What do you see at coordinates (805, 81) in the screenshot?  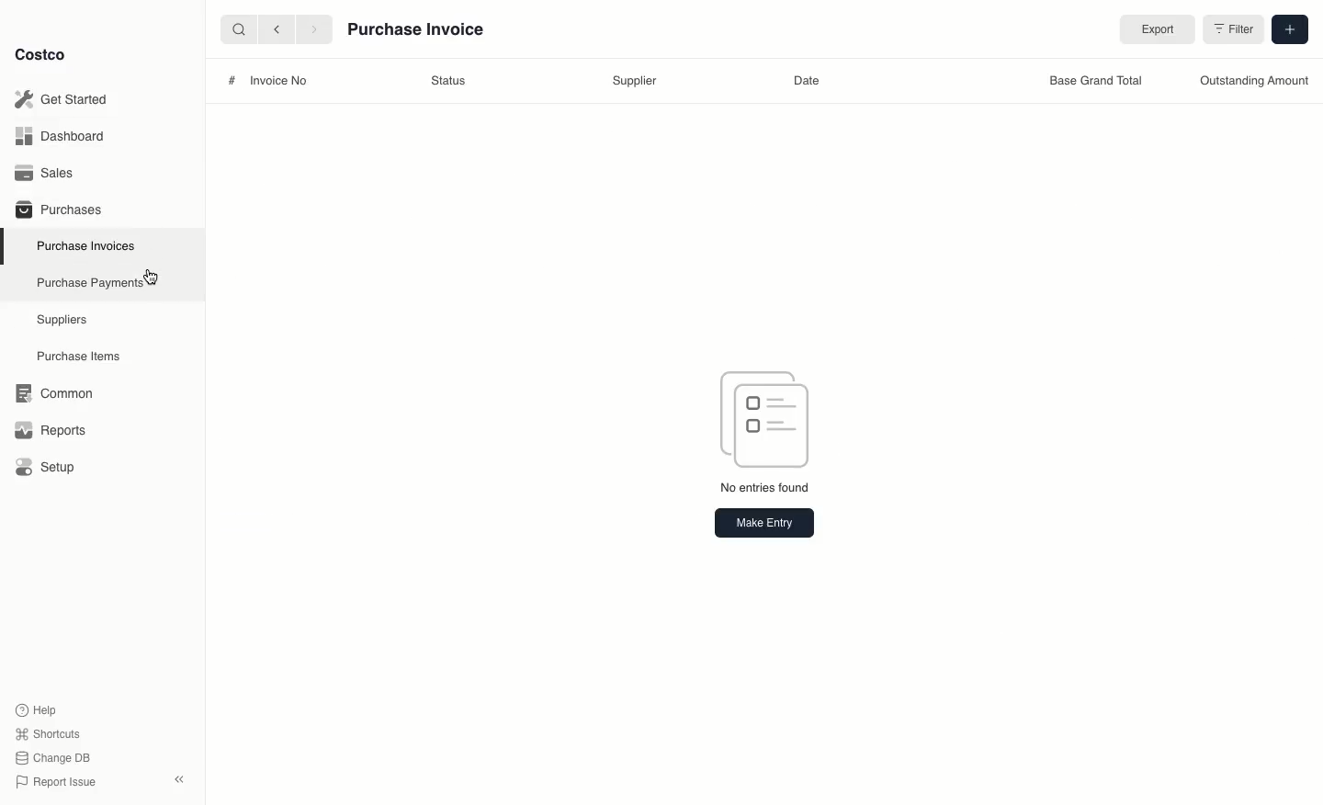 I see `Date` at bounding box center [805, 81].